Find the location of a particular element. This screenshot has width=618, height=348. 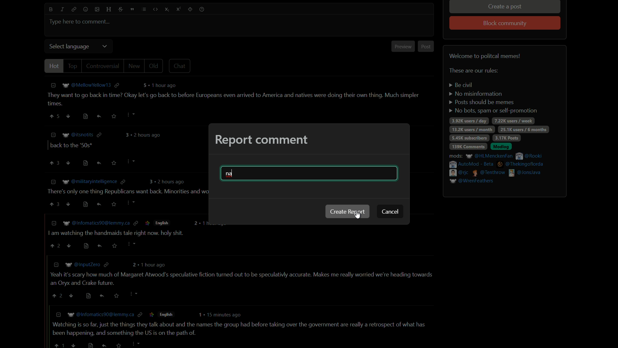

username is located at coordinates (82, 135).